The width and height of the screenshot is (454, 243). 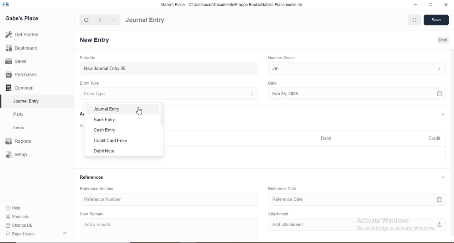 I want to click on New Entry, so click(x=96, y=40).